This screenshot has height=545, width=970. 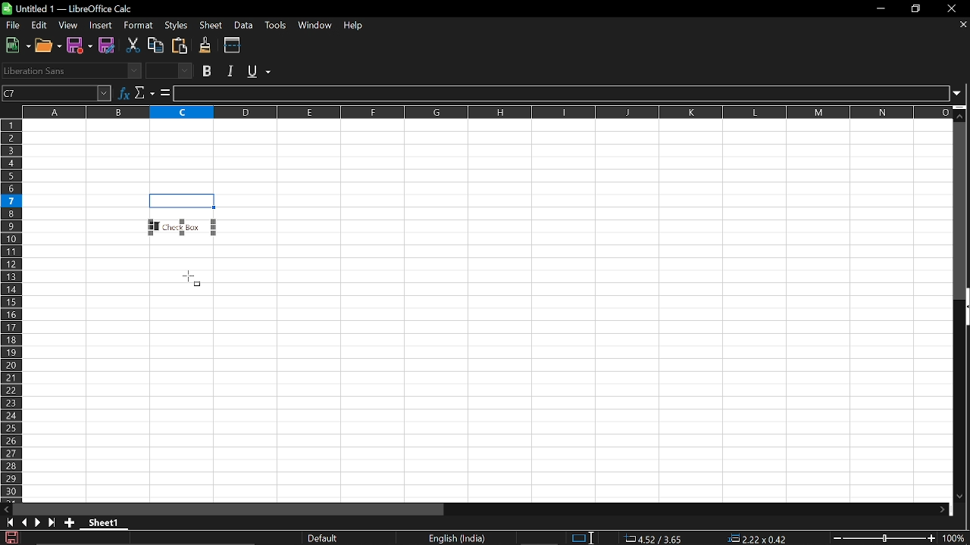 What do you see at coordinates (243, 25) in the screenshot?
I see `Data` at bounding box center [243, 25].